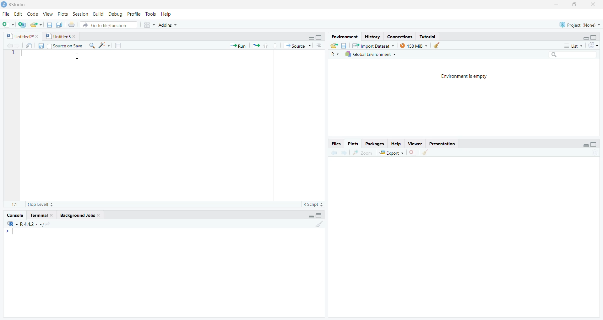  What do you see at coordinates (555, 5) in the screenshot?
I see `minimize` at bounding box center [555, 5].